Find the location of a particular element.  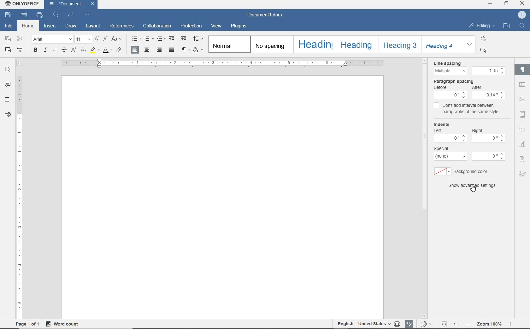

image is located at coordinates (522, 100).